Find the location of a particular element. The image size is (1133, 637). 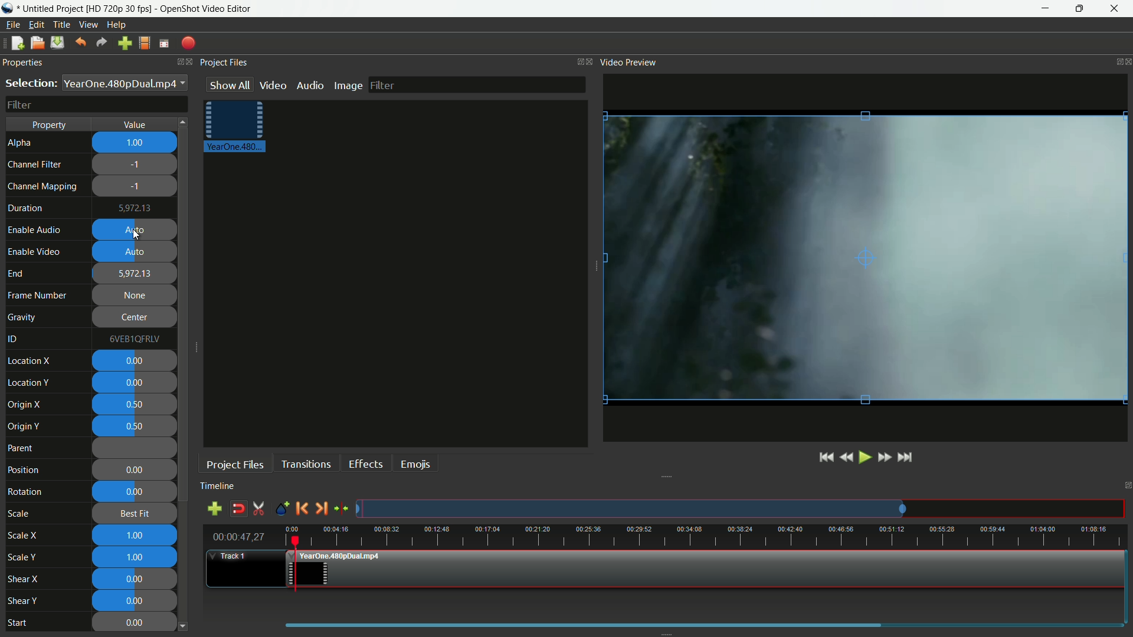

close project files is located at coordinates (588, 61).